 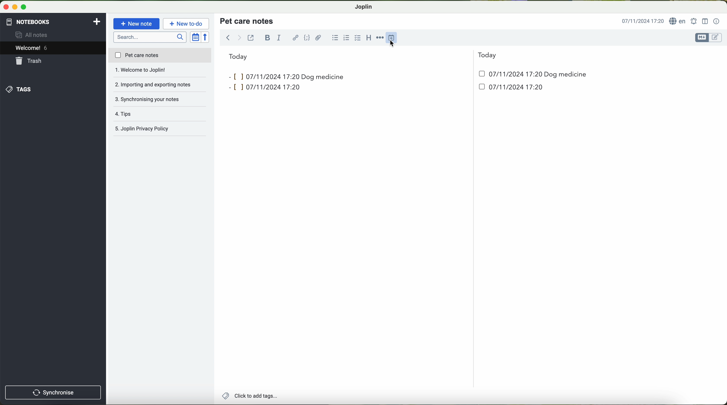 What do you see at coordinates (358, 38) in the screenshot?
I see `cursor on checkbox option` at bounding box center [358, 38].